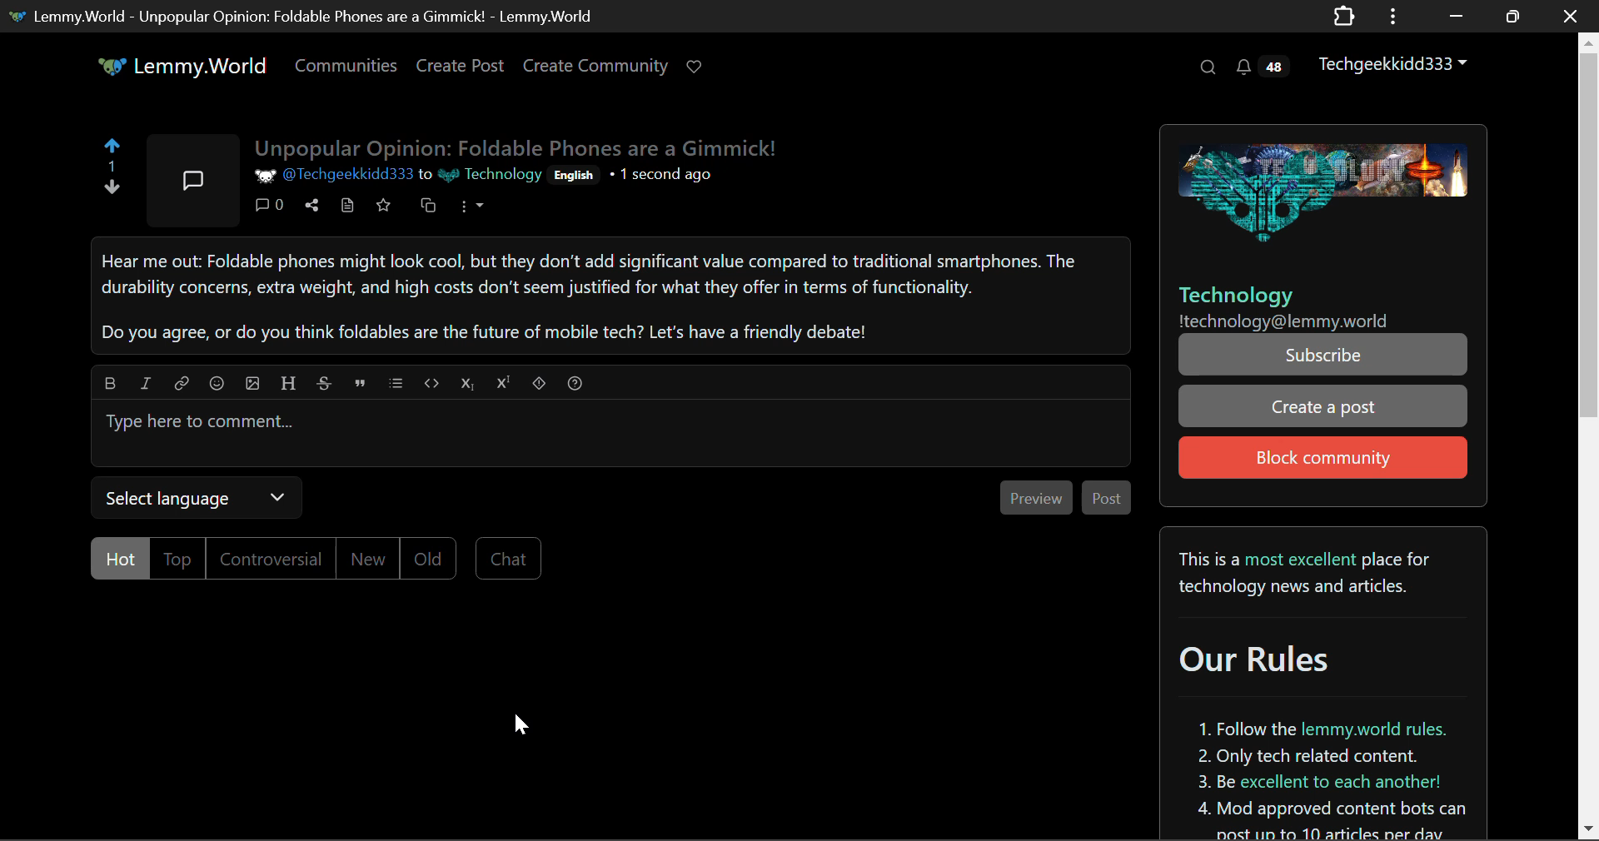 This screenshot has height=841, width=1599. I want to click on Post Title, so click(519, 147).